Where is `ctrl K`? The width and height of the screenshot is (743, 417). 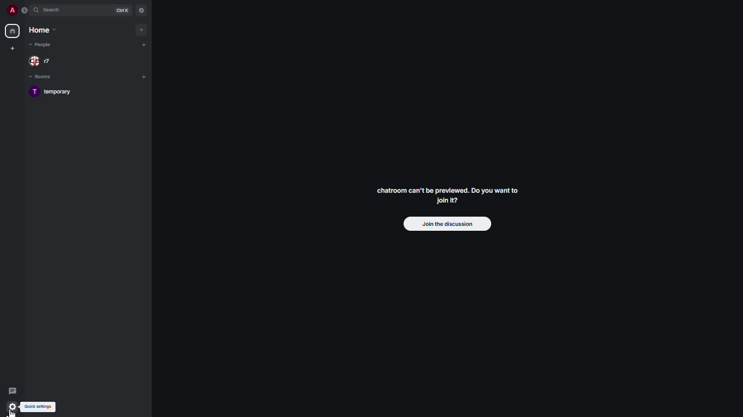
ctrl K is located at coordinates (125, 10).